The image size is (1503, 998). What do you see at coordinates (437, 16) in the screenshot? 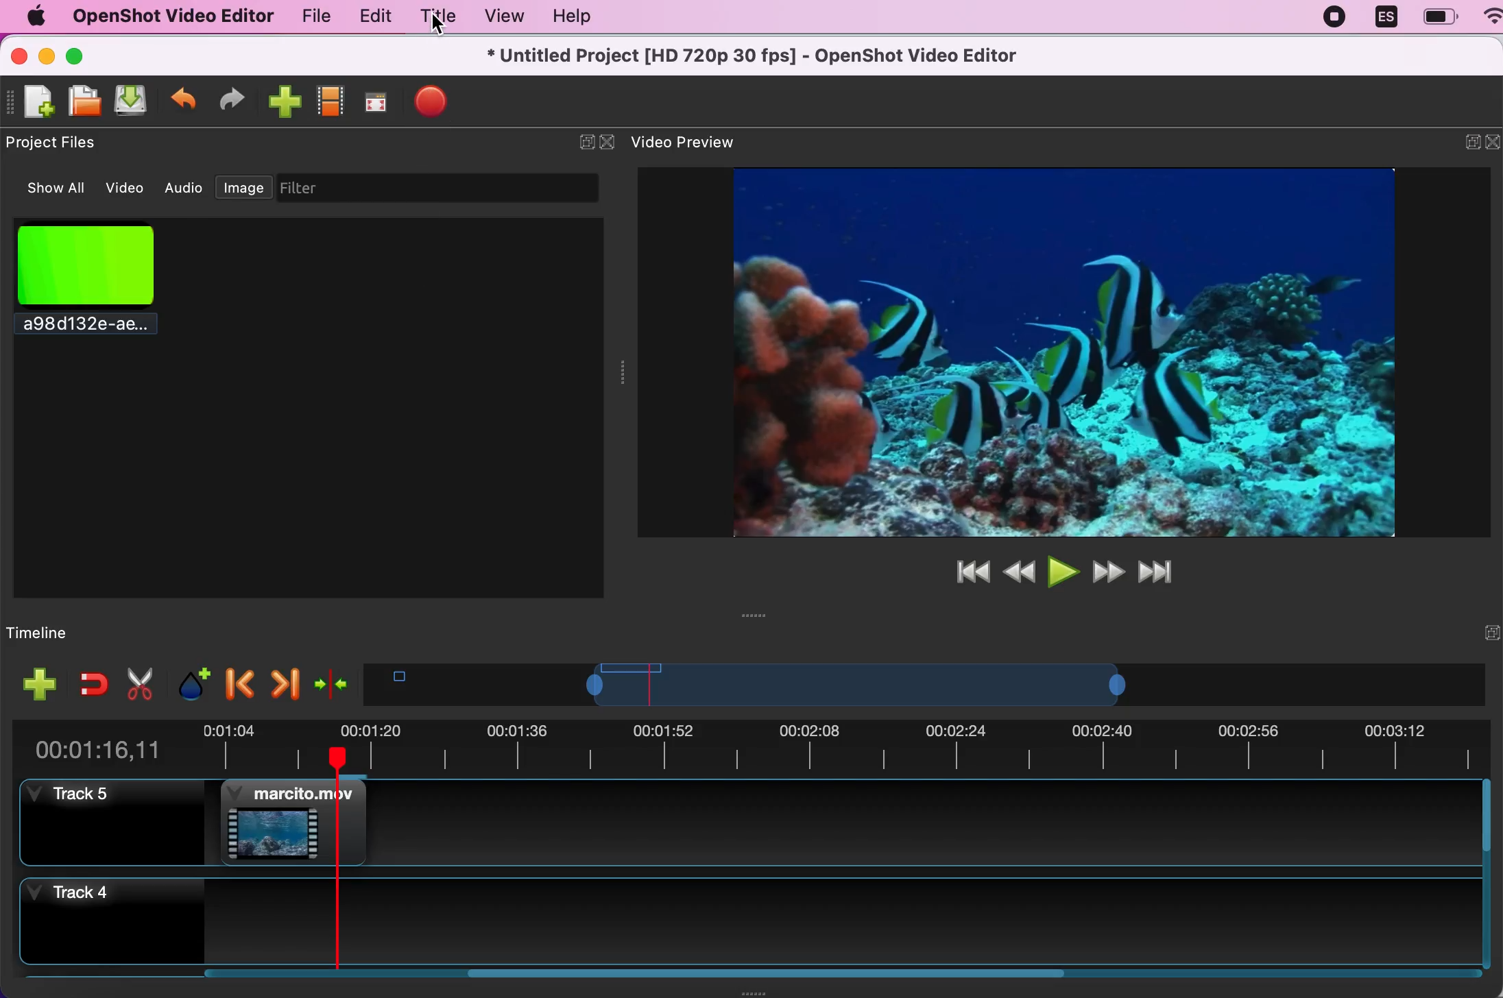
I see `title` at bounding box center [437, 16].